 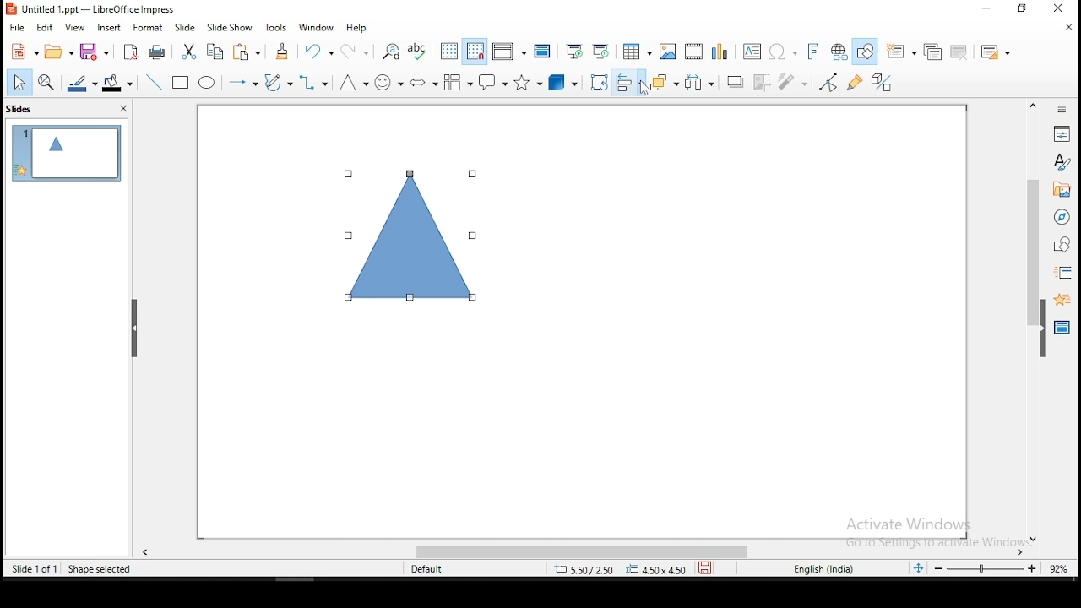 I want to click on flowchart, so click(x=459, y=82).